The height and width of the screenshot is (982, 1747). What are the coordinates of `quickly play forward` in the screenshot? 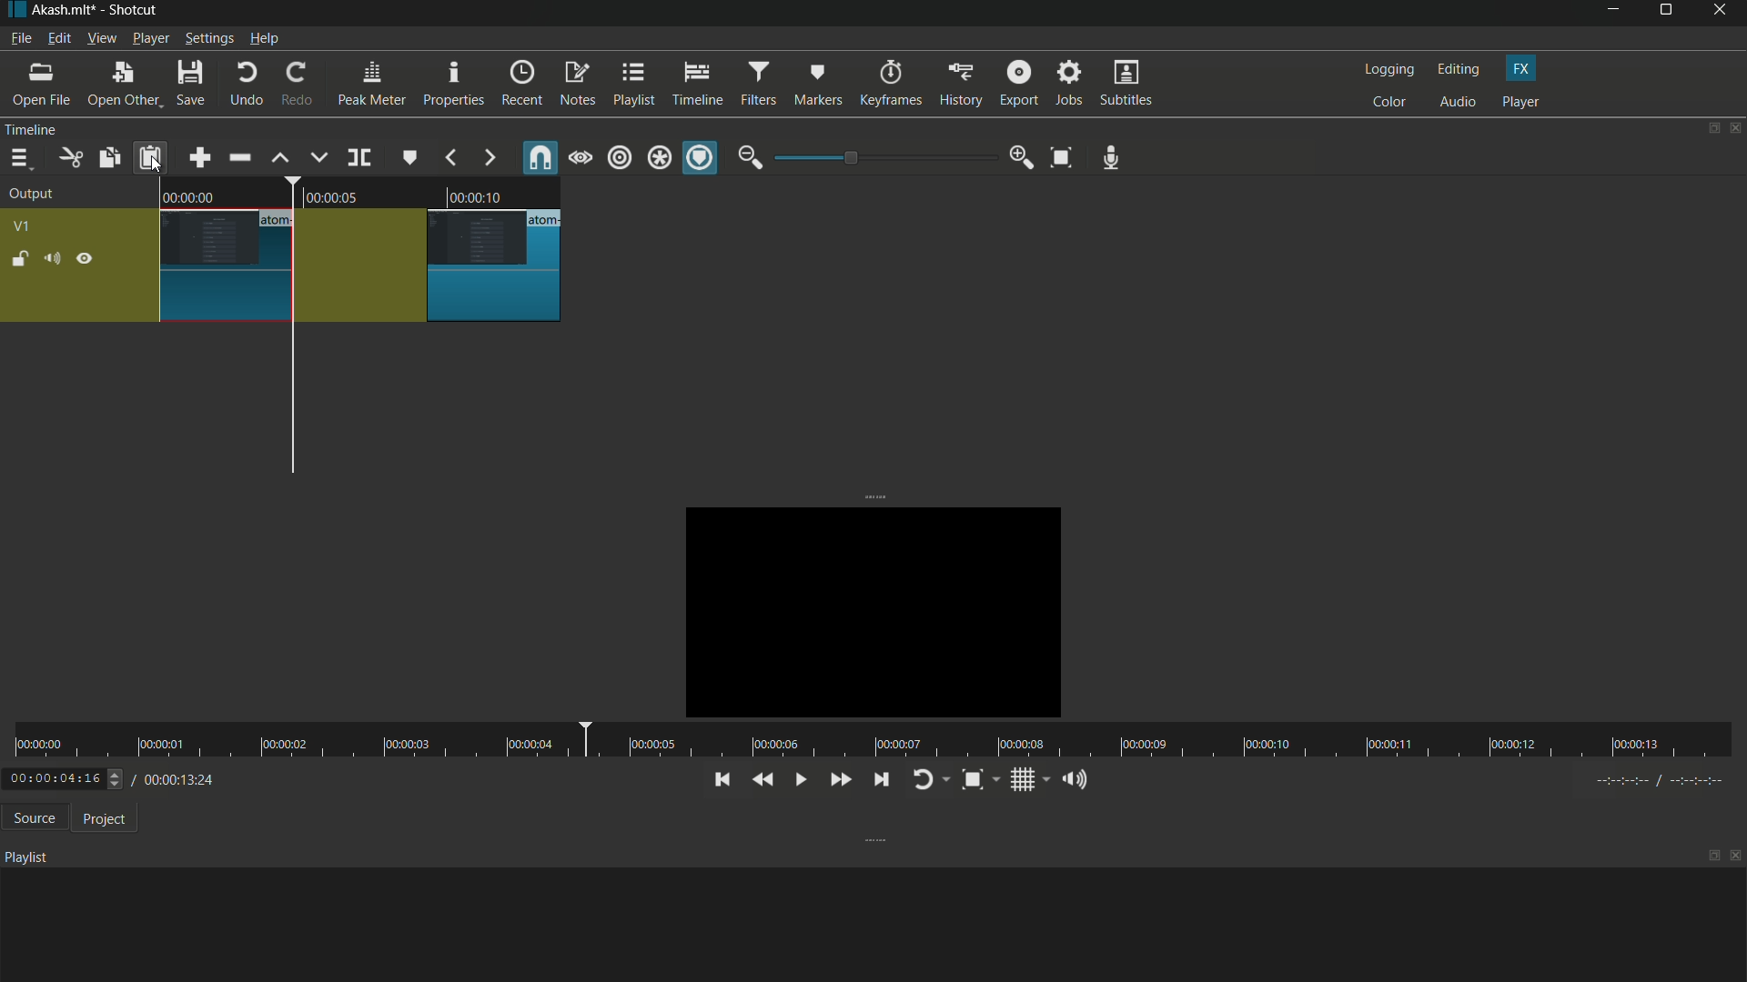 It's located at (837, 780).